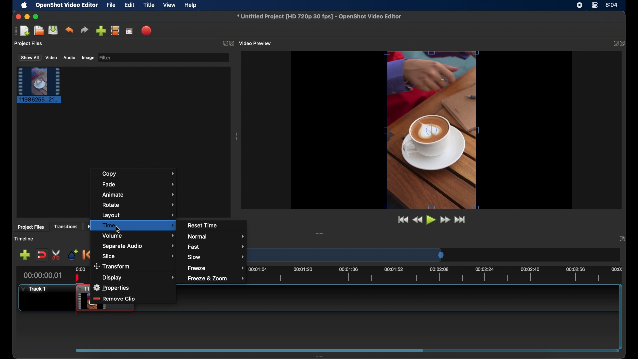 This screenshot has width=638, height=359. Describe the element at coordinates (40, 85) in the screenshot. I see `project file` at that location.